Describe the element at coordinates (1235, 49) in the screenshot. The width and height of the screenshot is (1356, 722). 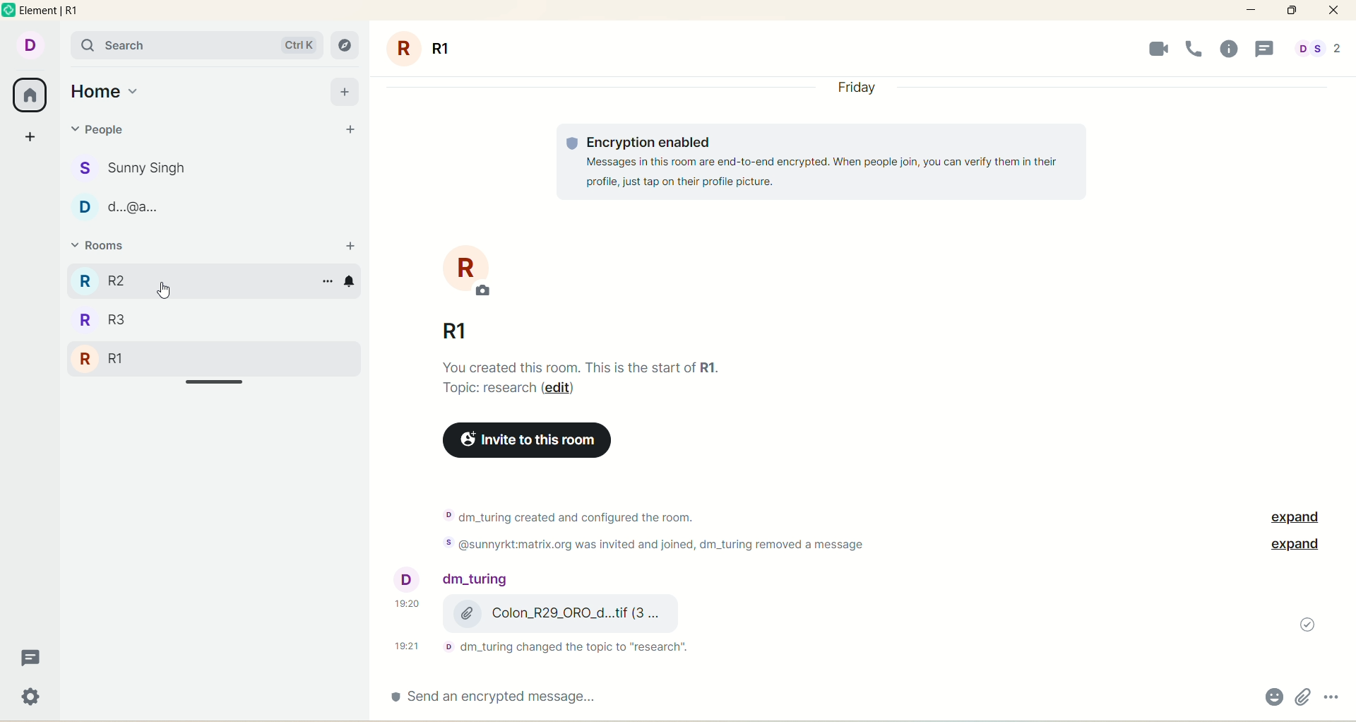
I see `room info` at that location.